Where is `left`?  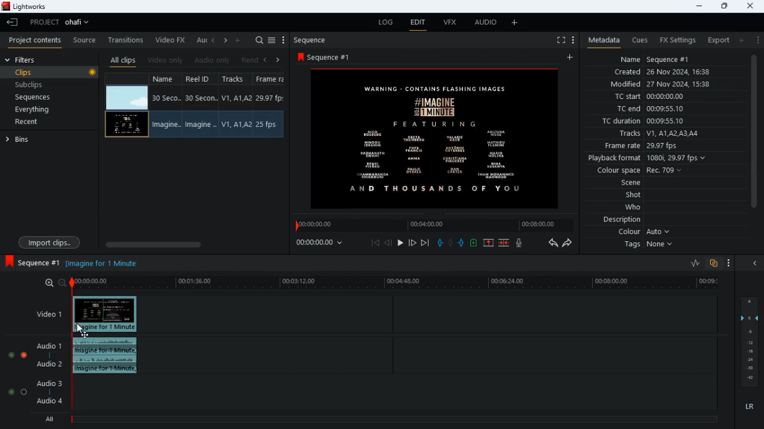 left is located at coordinates (267, 60).